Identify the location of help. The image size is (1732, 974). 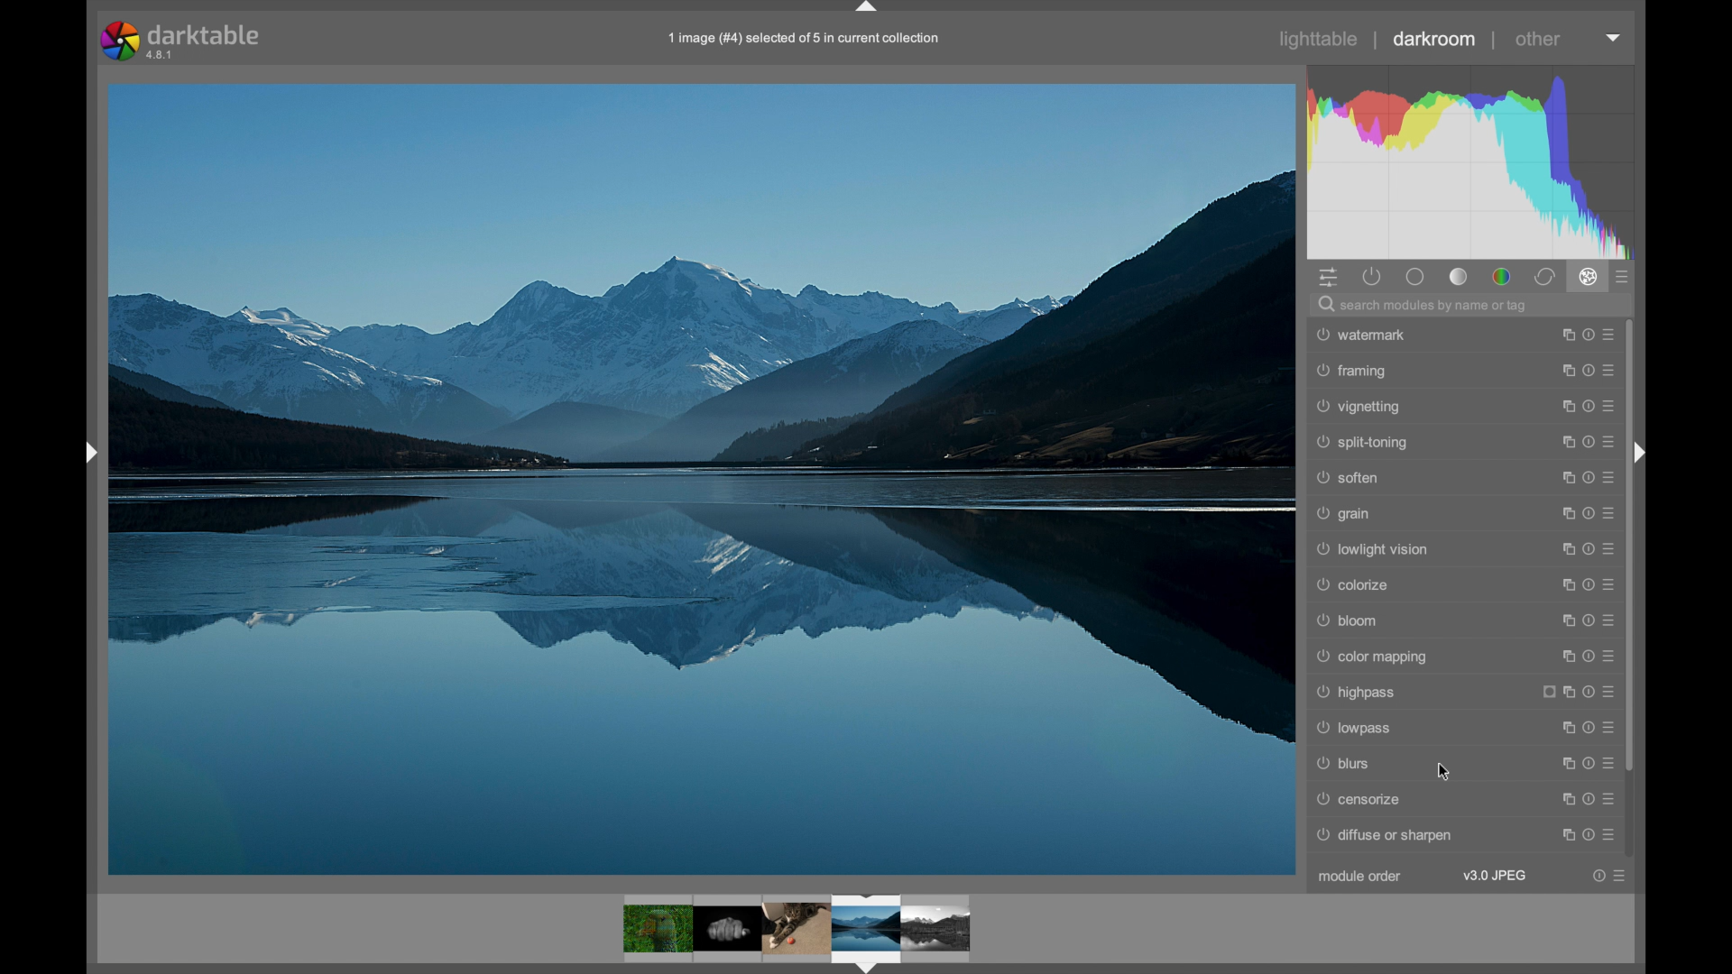
(1586, 657).